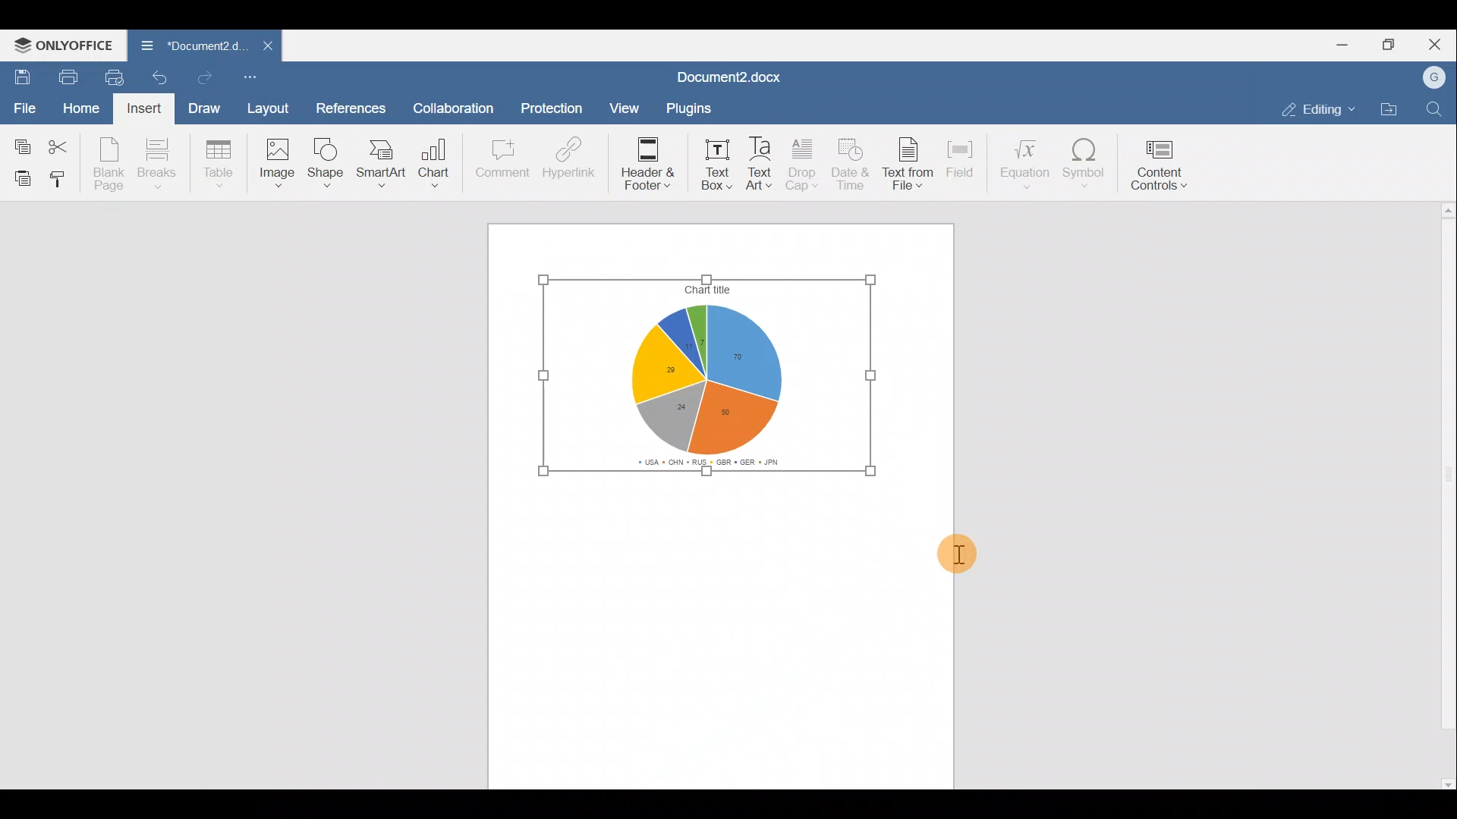 The height and width of the screenshot is (819, 1457). I want to click on Undo, so click(164, 82).